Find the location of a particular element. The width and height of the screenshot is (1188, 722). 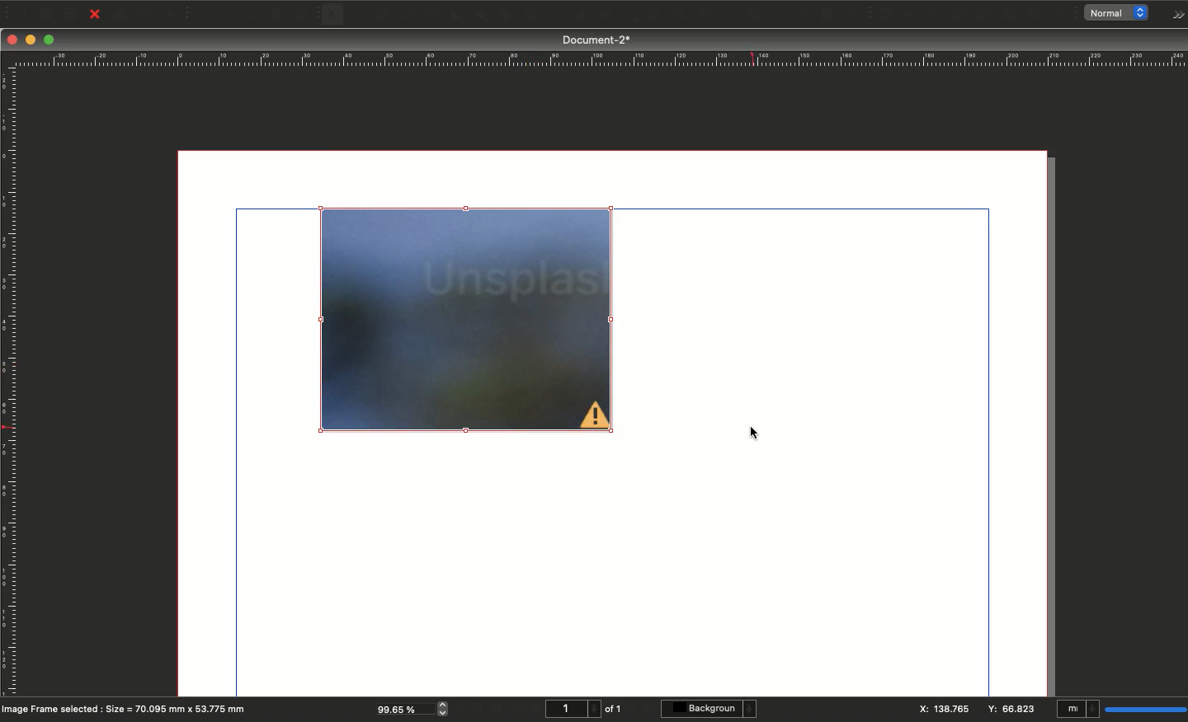

Spiral is located at coordinates (533, 16).